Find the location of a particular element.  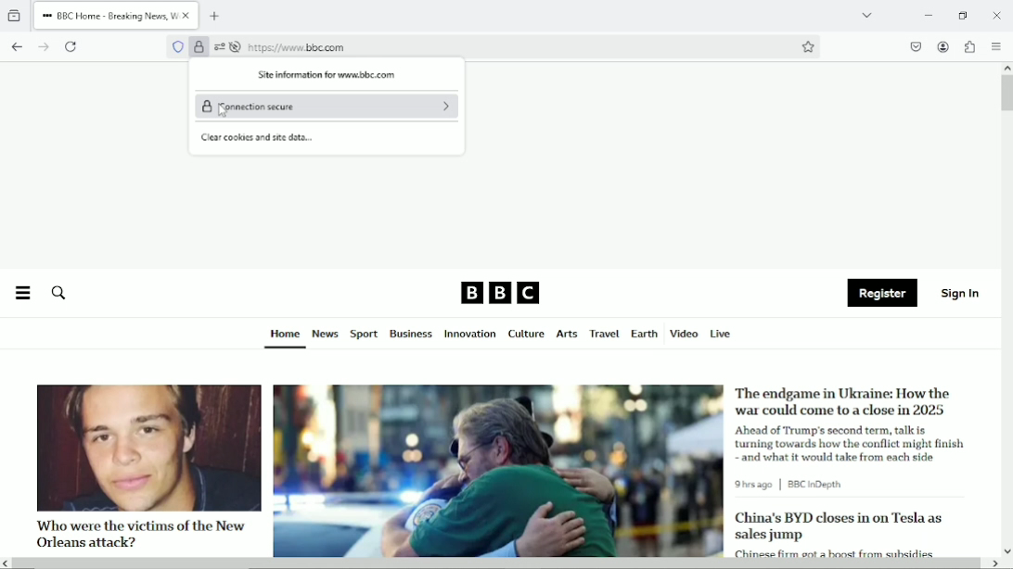

Sport is located at coordinates (364, 335).